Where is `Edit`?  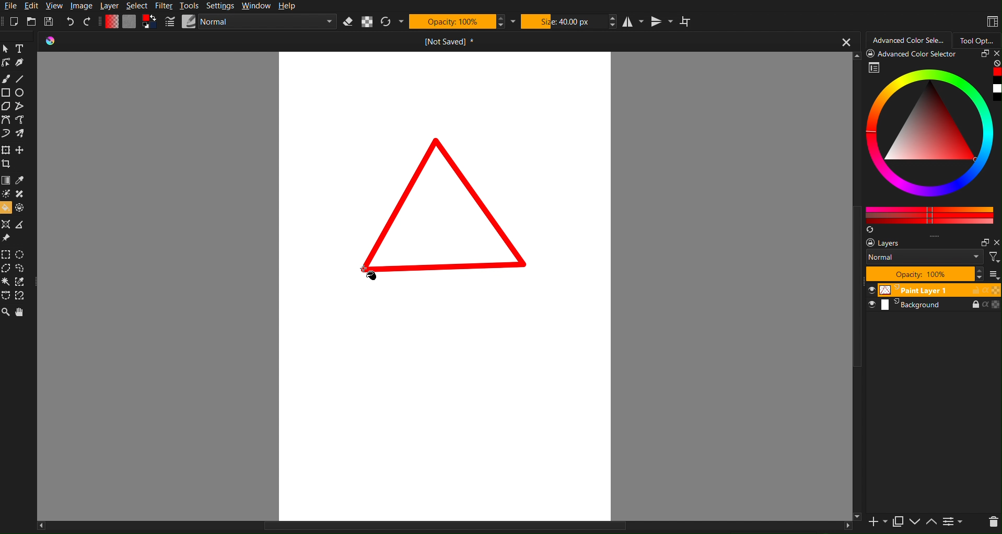
Edit is located at coordinates (33, 6).